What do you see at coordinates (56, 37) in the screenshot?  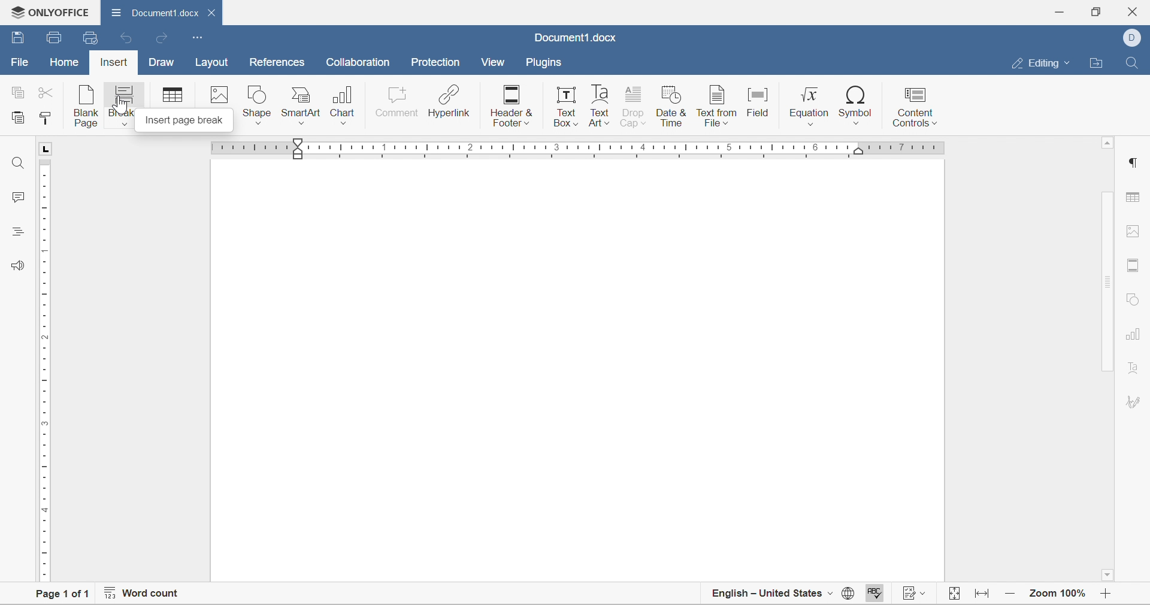 I see `Print file` at bounding box center [56, 37].